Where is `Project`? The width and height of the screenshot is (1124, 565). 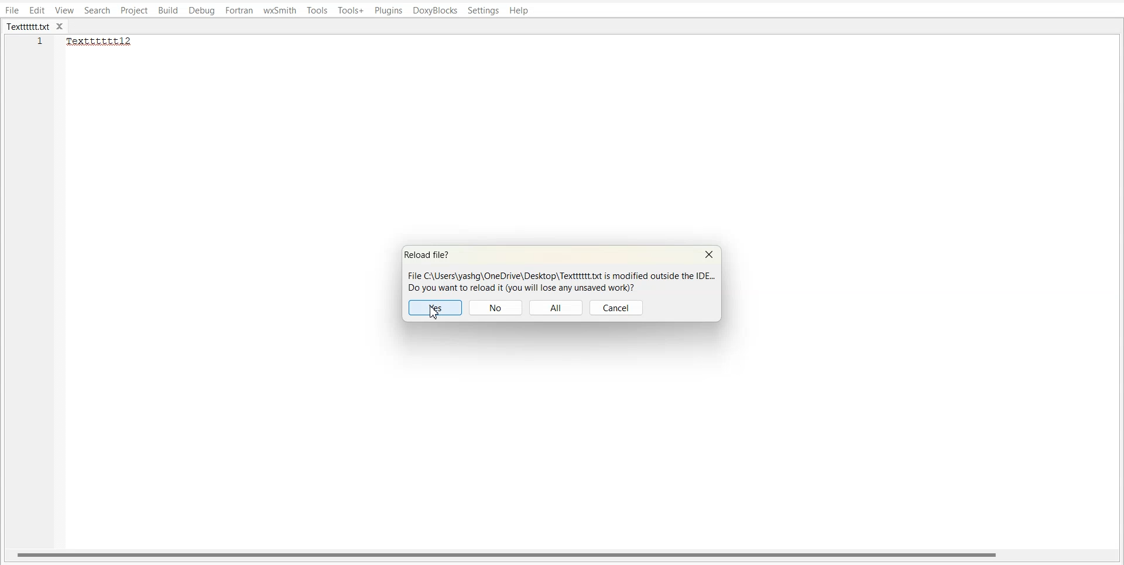 Project is located at coordinates (133, 11).